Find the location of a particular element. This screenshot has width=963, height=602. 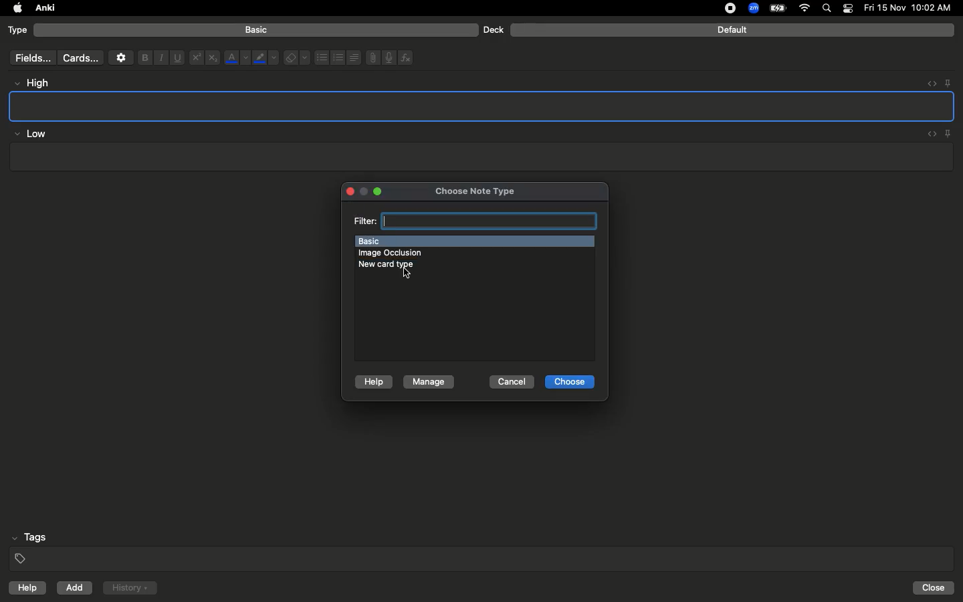

recording is located at coordinates (722, 8).